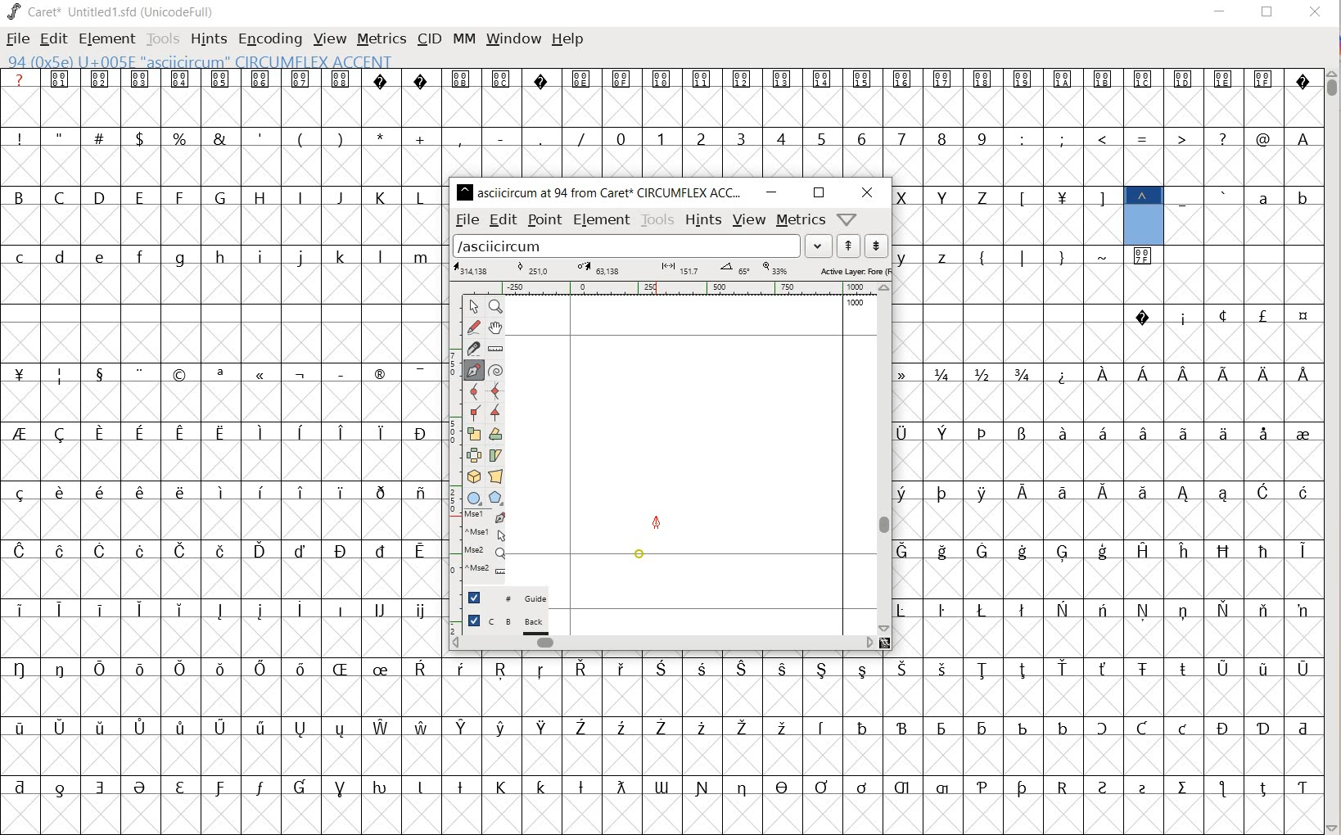  I want to click on Rotate the selection, so click(494, 435).